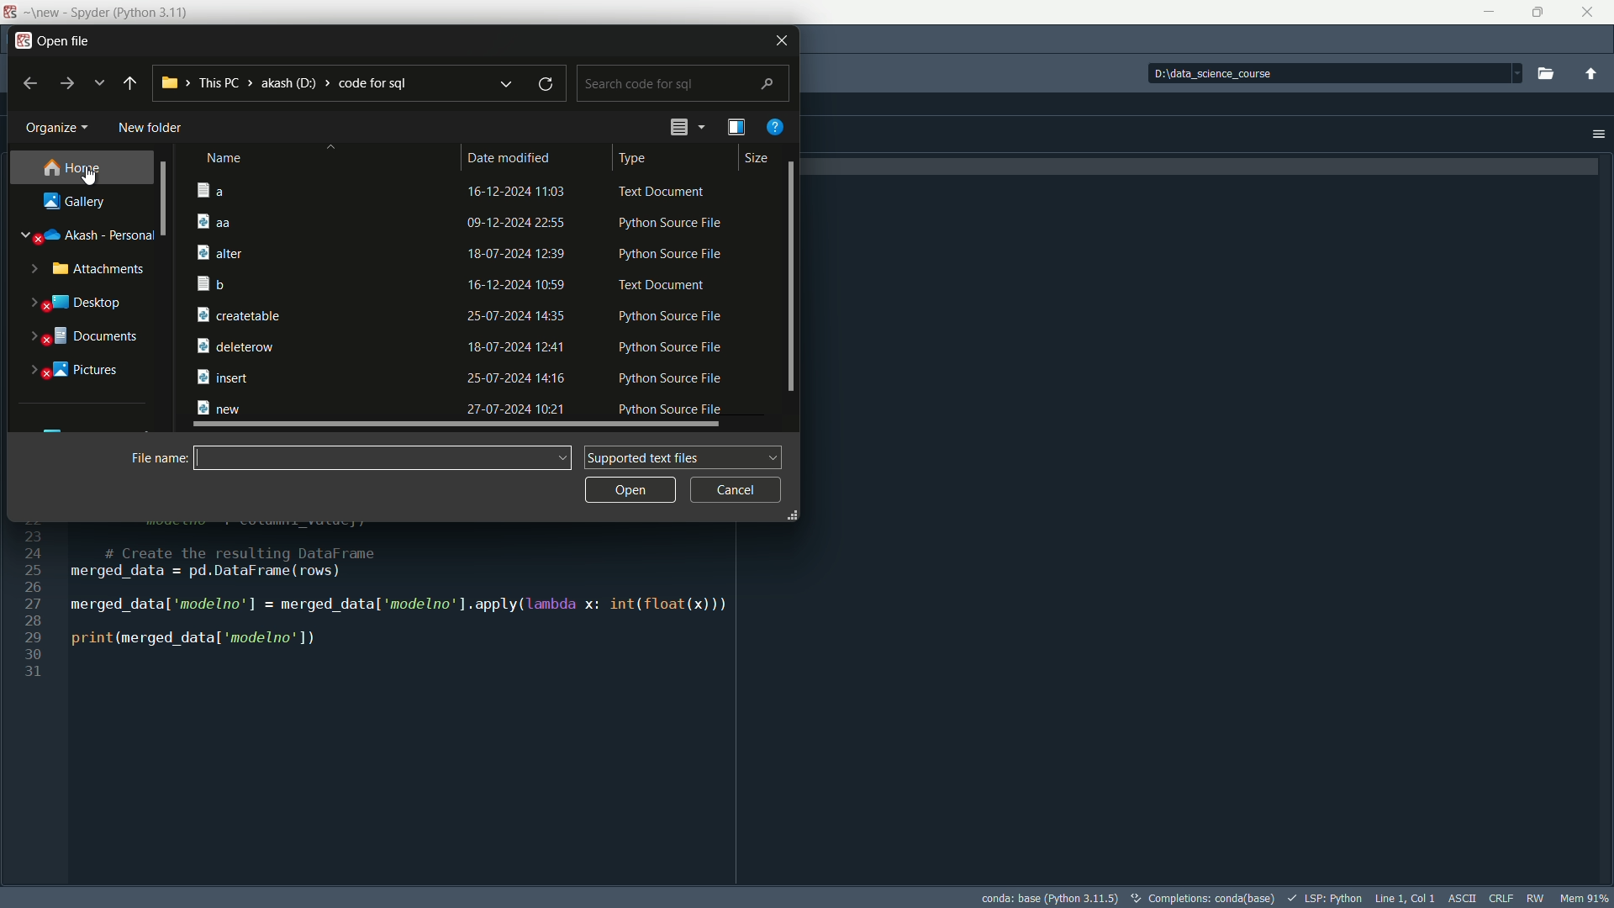 The width and height of the screenshot is (1614, 908). I want to click on file type, so click(675, 379).